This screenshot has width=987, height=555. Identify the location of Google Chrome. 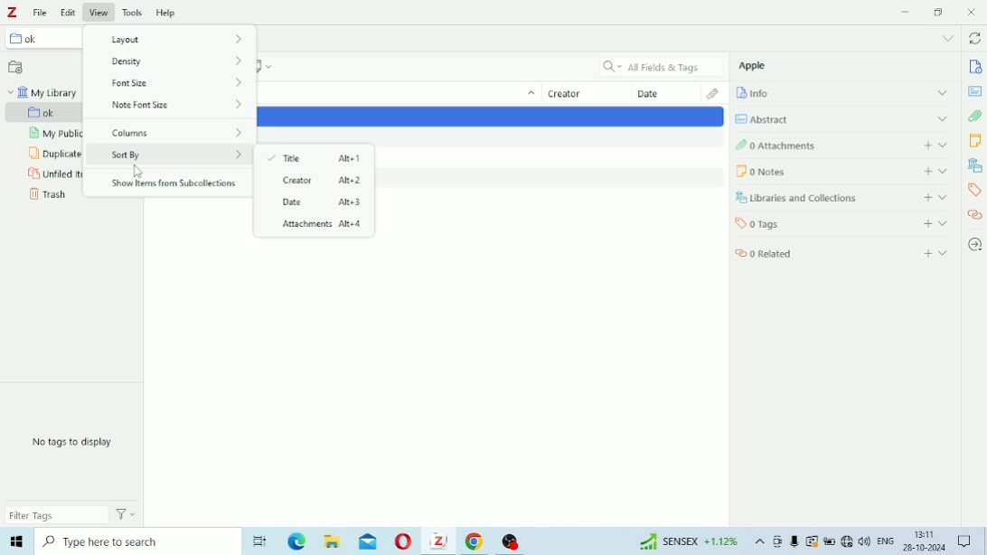
(475, 542).